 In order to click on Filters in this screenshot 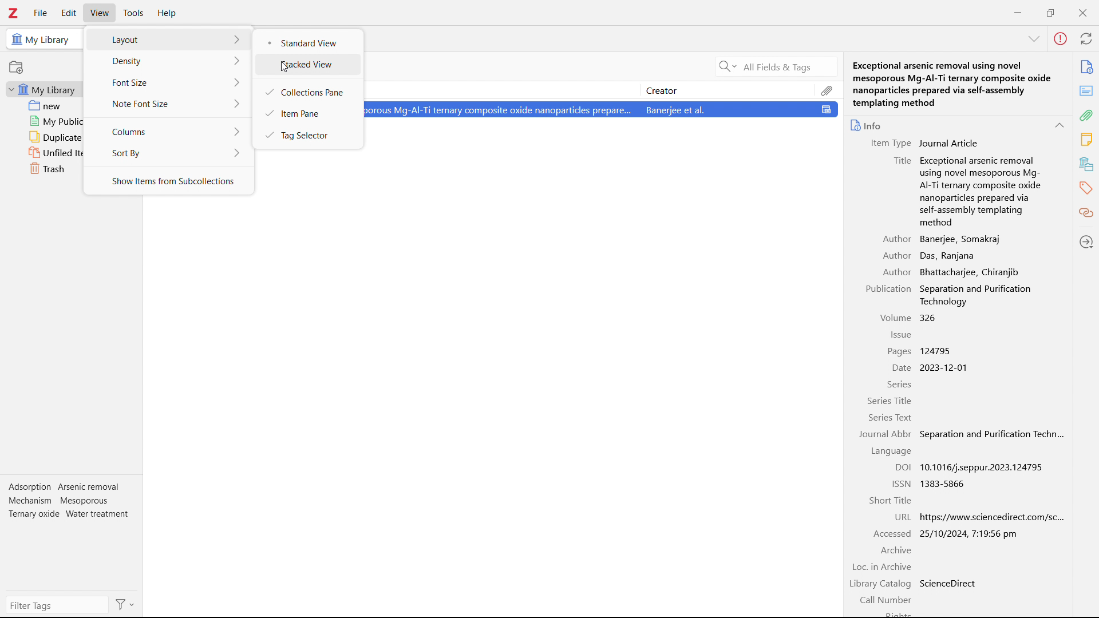, I will do `click(125, 604)`.